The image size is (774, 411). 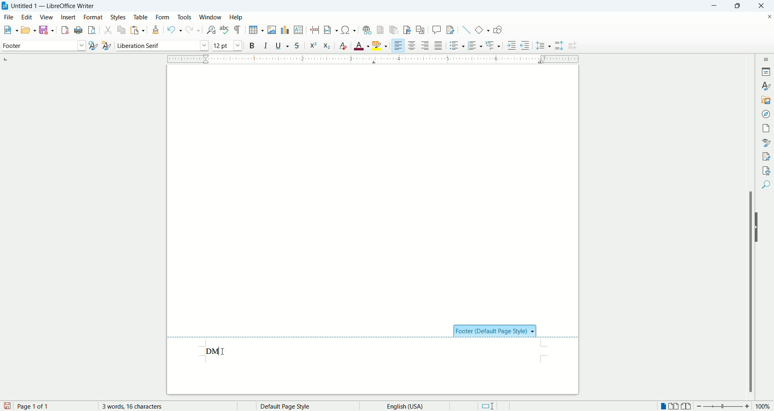 I want to click on navigator, so click(x=767, y=113).